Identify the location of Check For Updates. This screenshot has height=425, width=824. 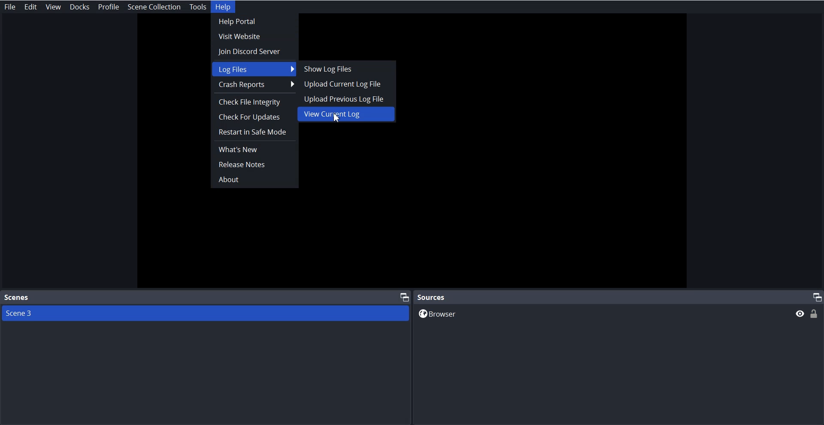
(254, 117).